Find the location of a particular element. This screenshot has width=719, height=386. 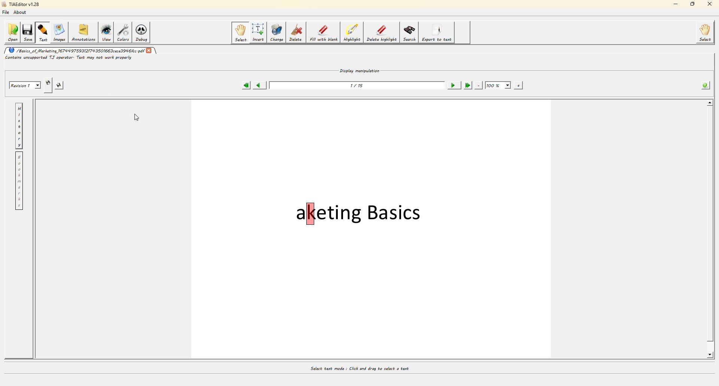

file is located at coordinates (7, 13).